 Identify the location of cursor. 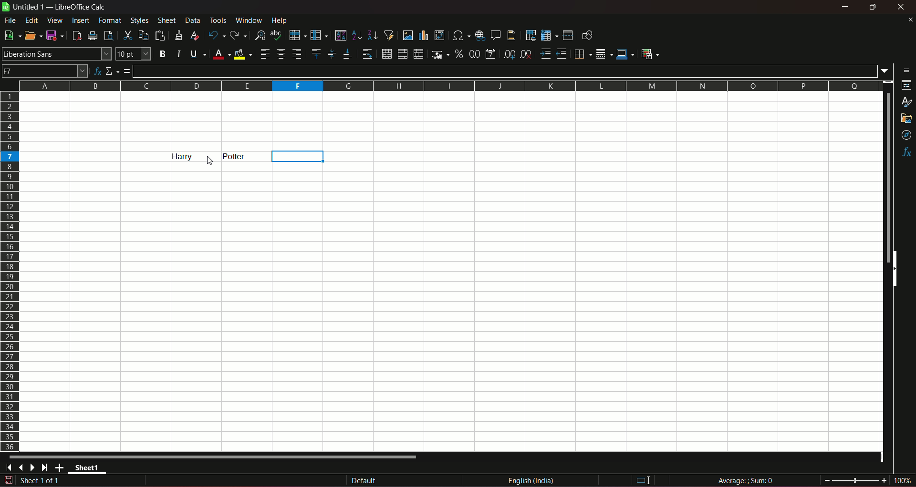
(209, 161).